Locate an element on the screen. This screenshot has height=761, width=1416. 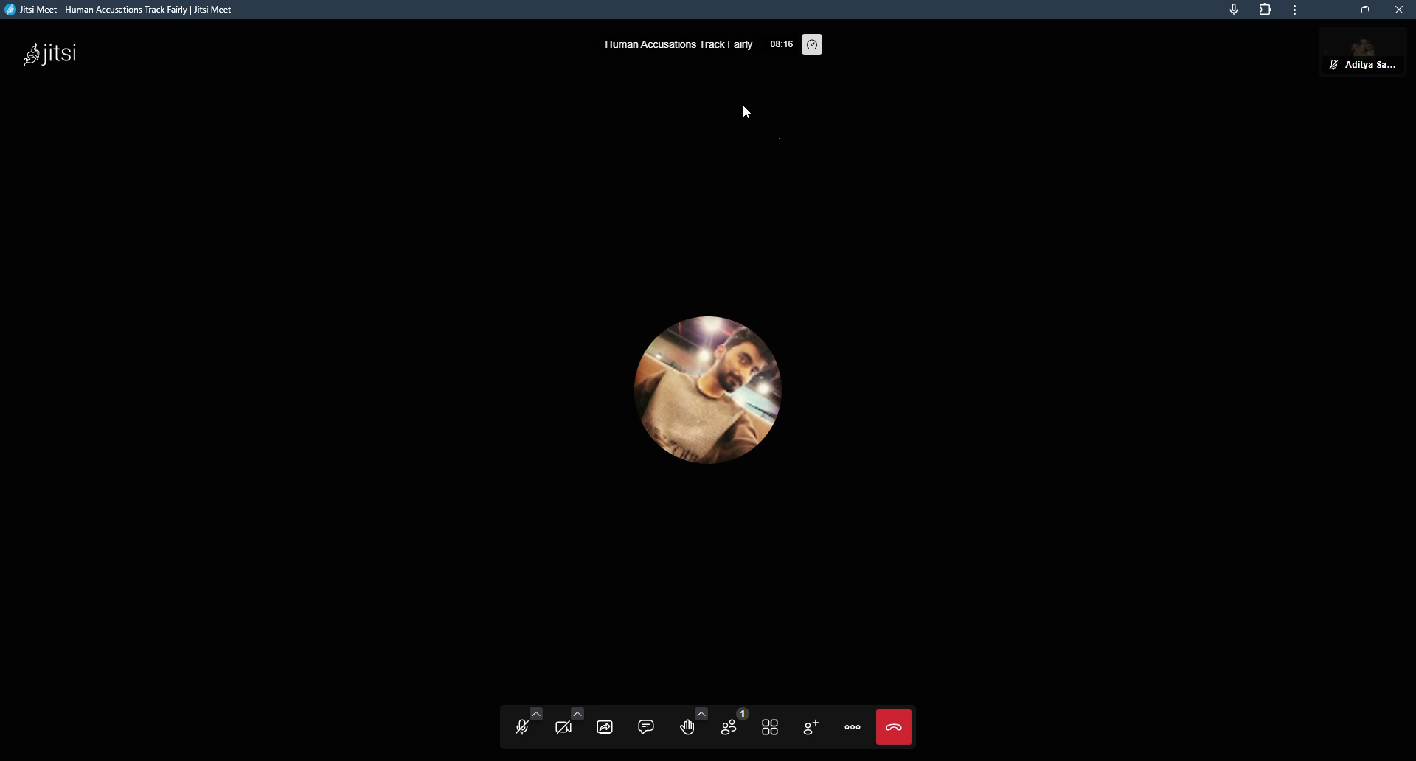
elapsed time is located at coordinates (781, 43).